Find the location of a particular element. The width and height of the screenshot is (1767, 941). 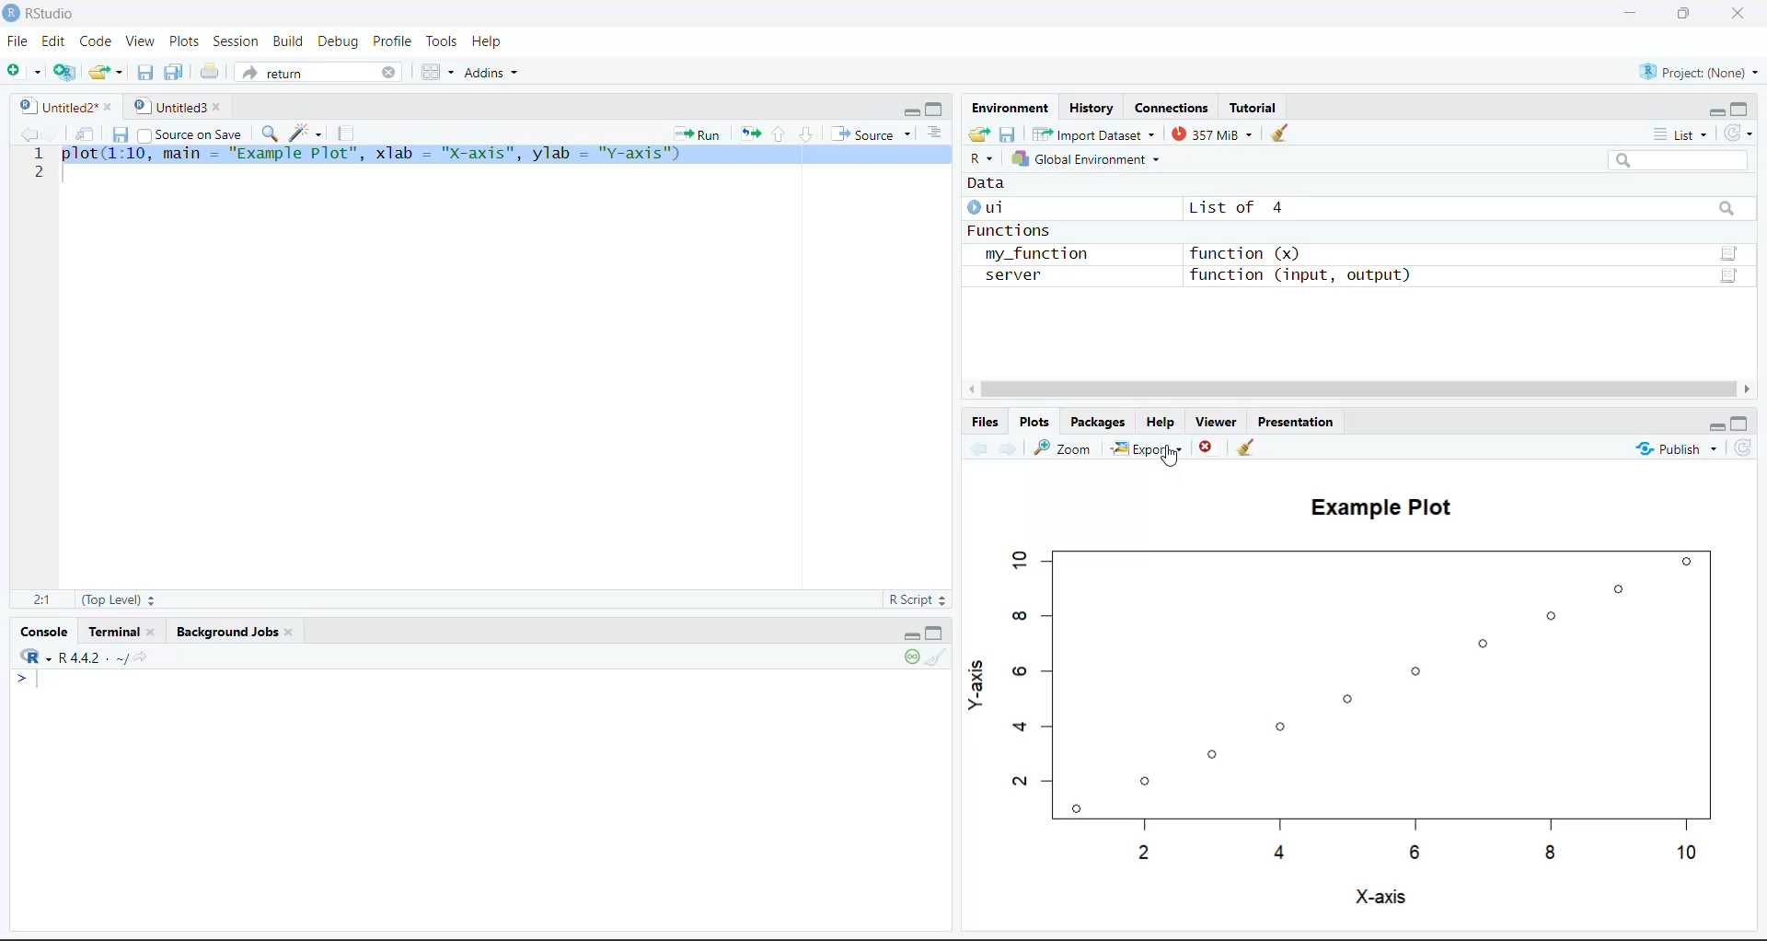

Maximize/Restore is located at coordinates (937, 632).